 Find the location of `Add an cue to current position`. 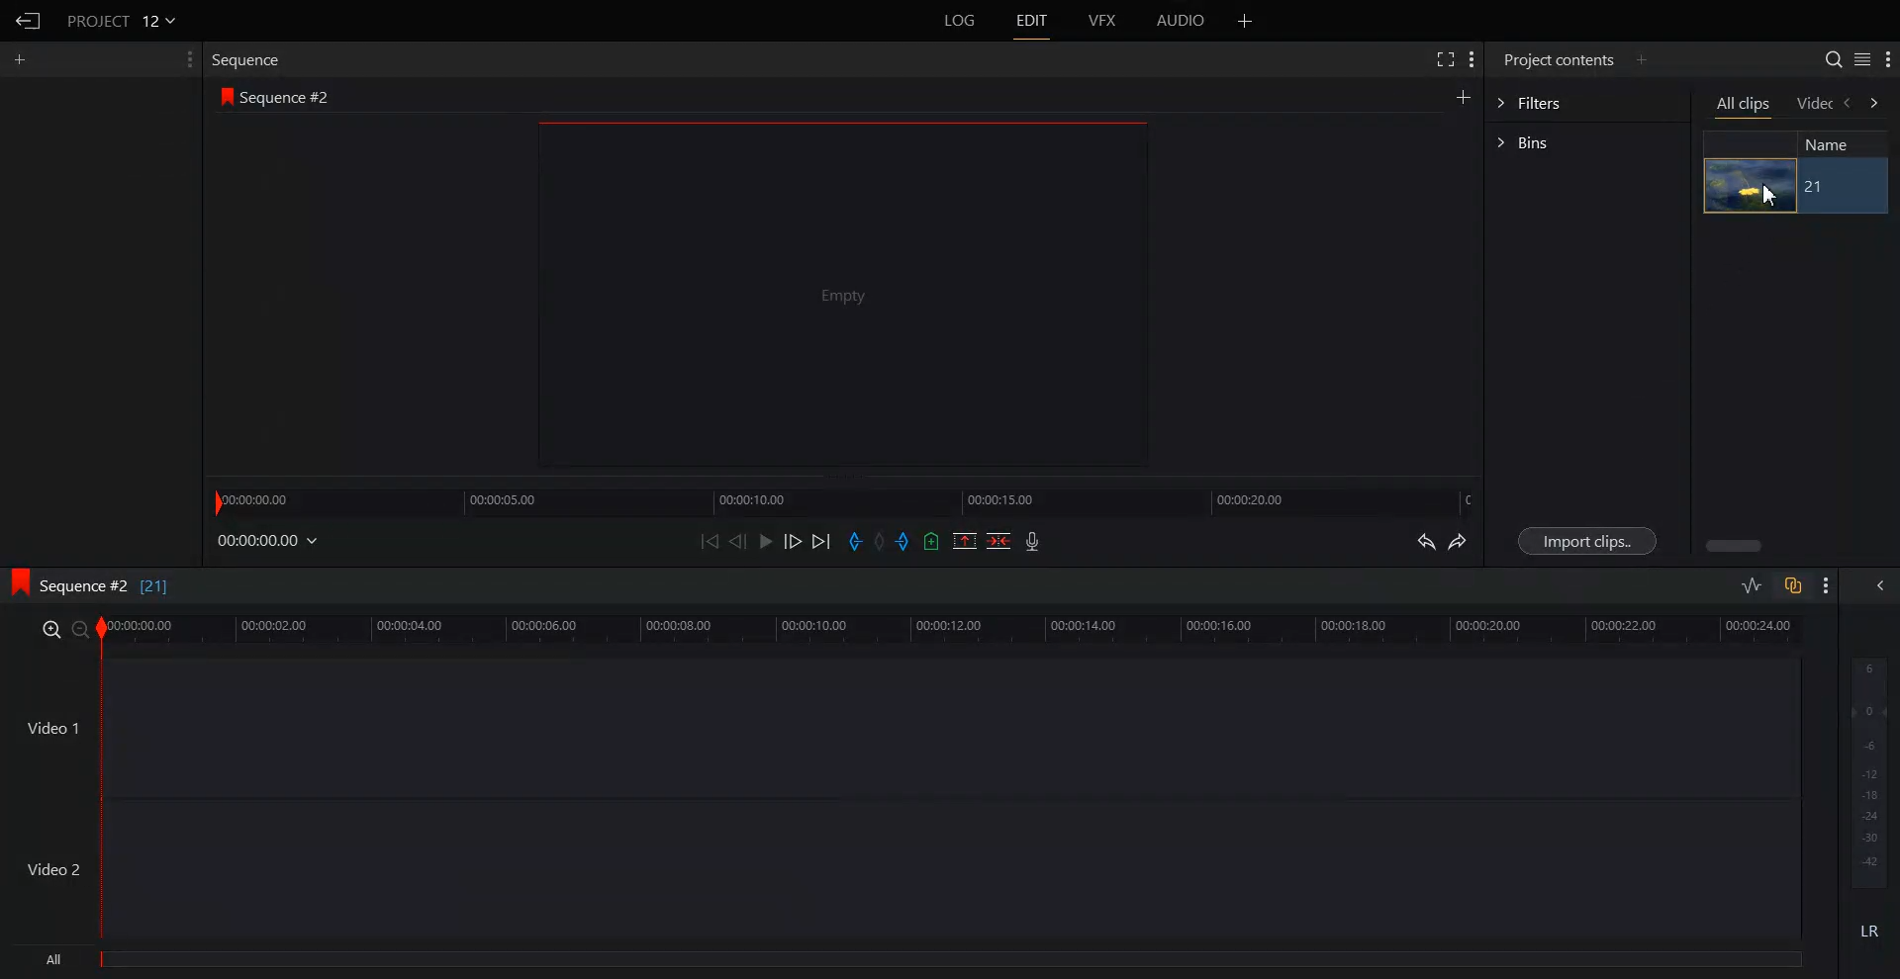

Add an cue to current position is located at coordinates (932, 541).